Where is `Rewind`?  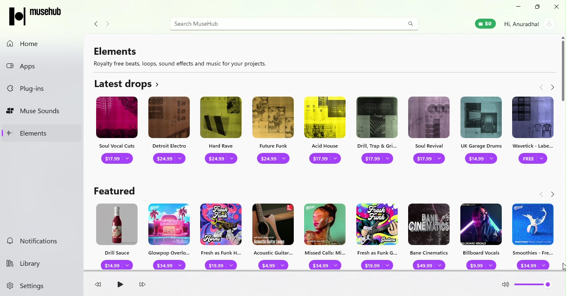
Rewind is located at coordinates (100, 286).